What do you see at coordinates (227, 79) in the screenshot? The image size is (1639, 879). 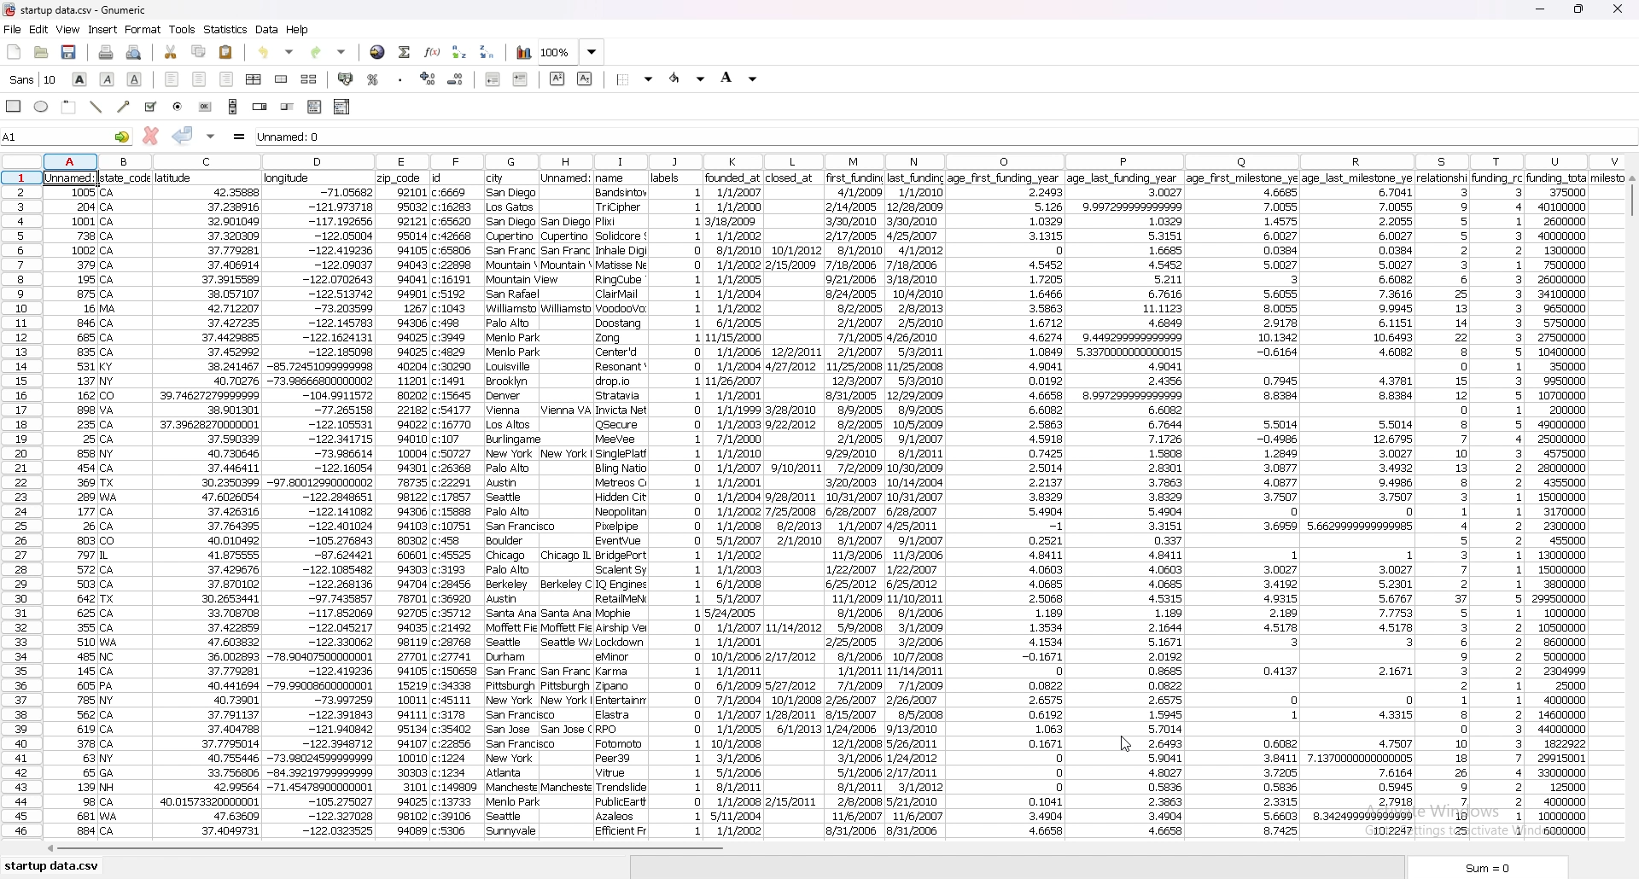 I see `right align` at bounding box center [227, 79].